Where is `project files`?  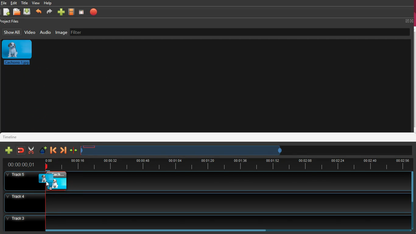 project files is located at coordinates (11, 22).